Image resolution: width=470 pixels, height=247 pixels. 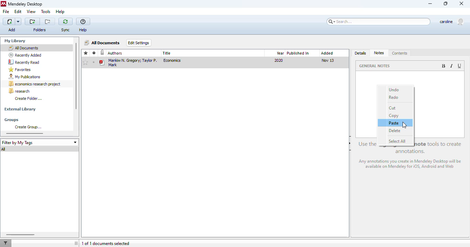 I want to click on help, so click(x=83, y=22).